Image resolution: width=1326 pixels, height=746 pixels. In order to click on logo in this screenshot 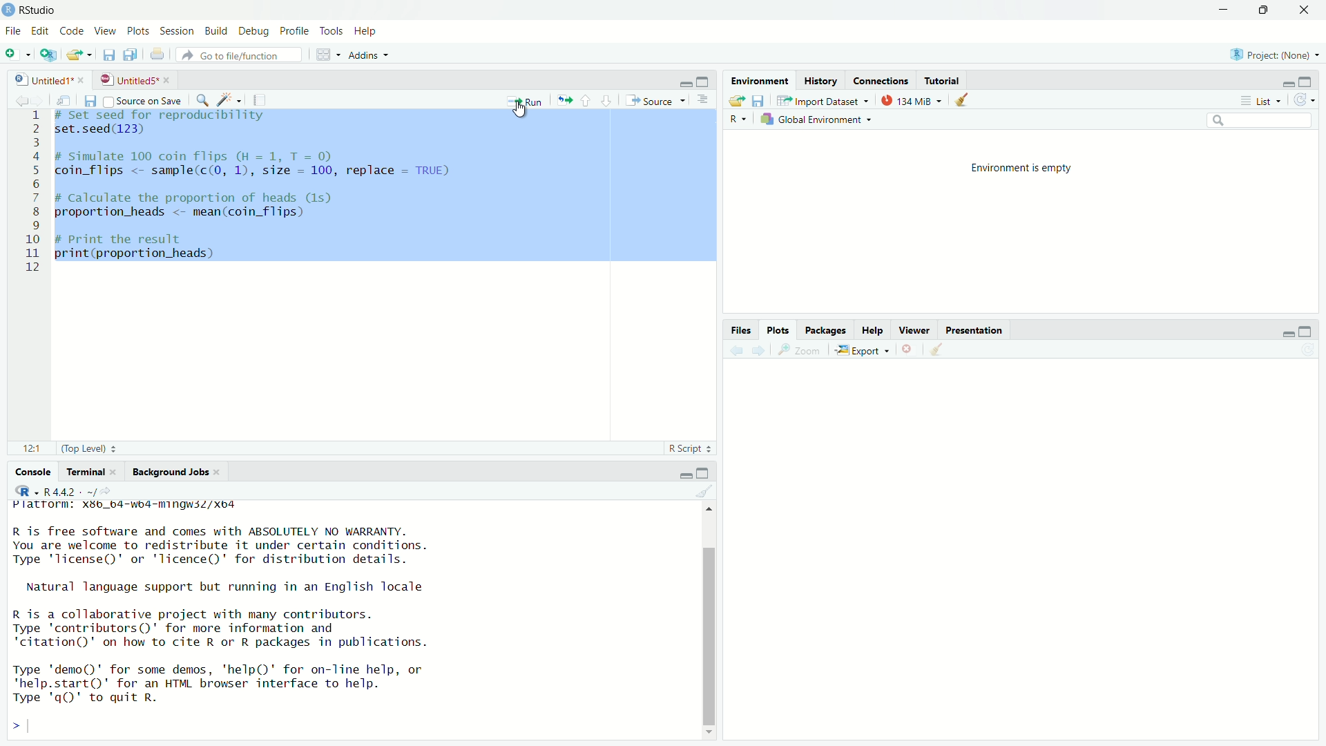, I will do `click(8, 10)`.